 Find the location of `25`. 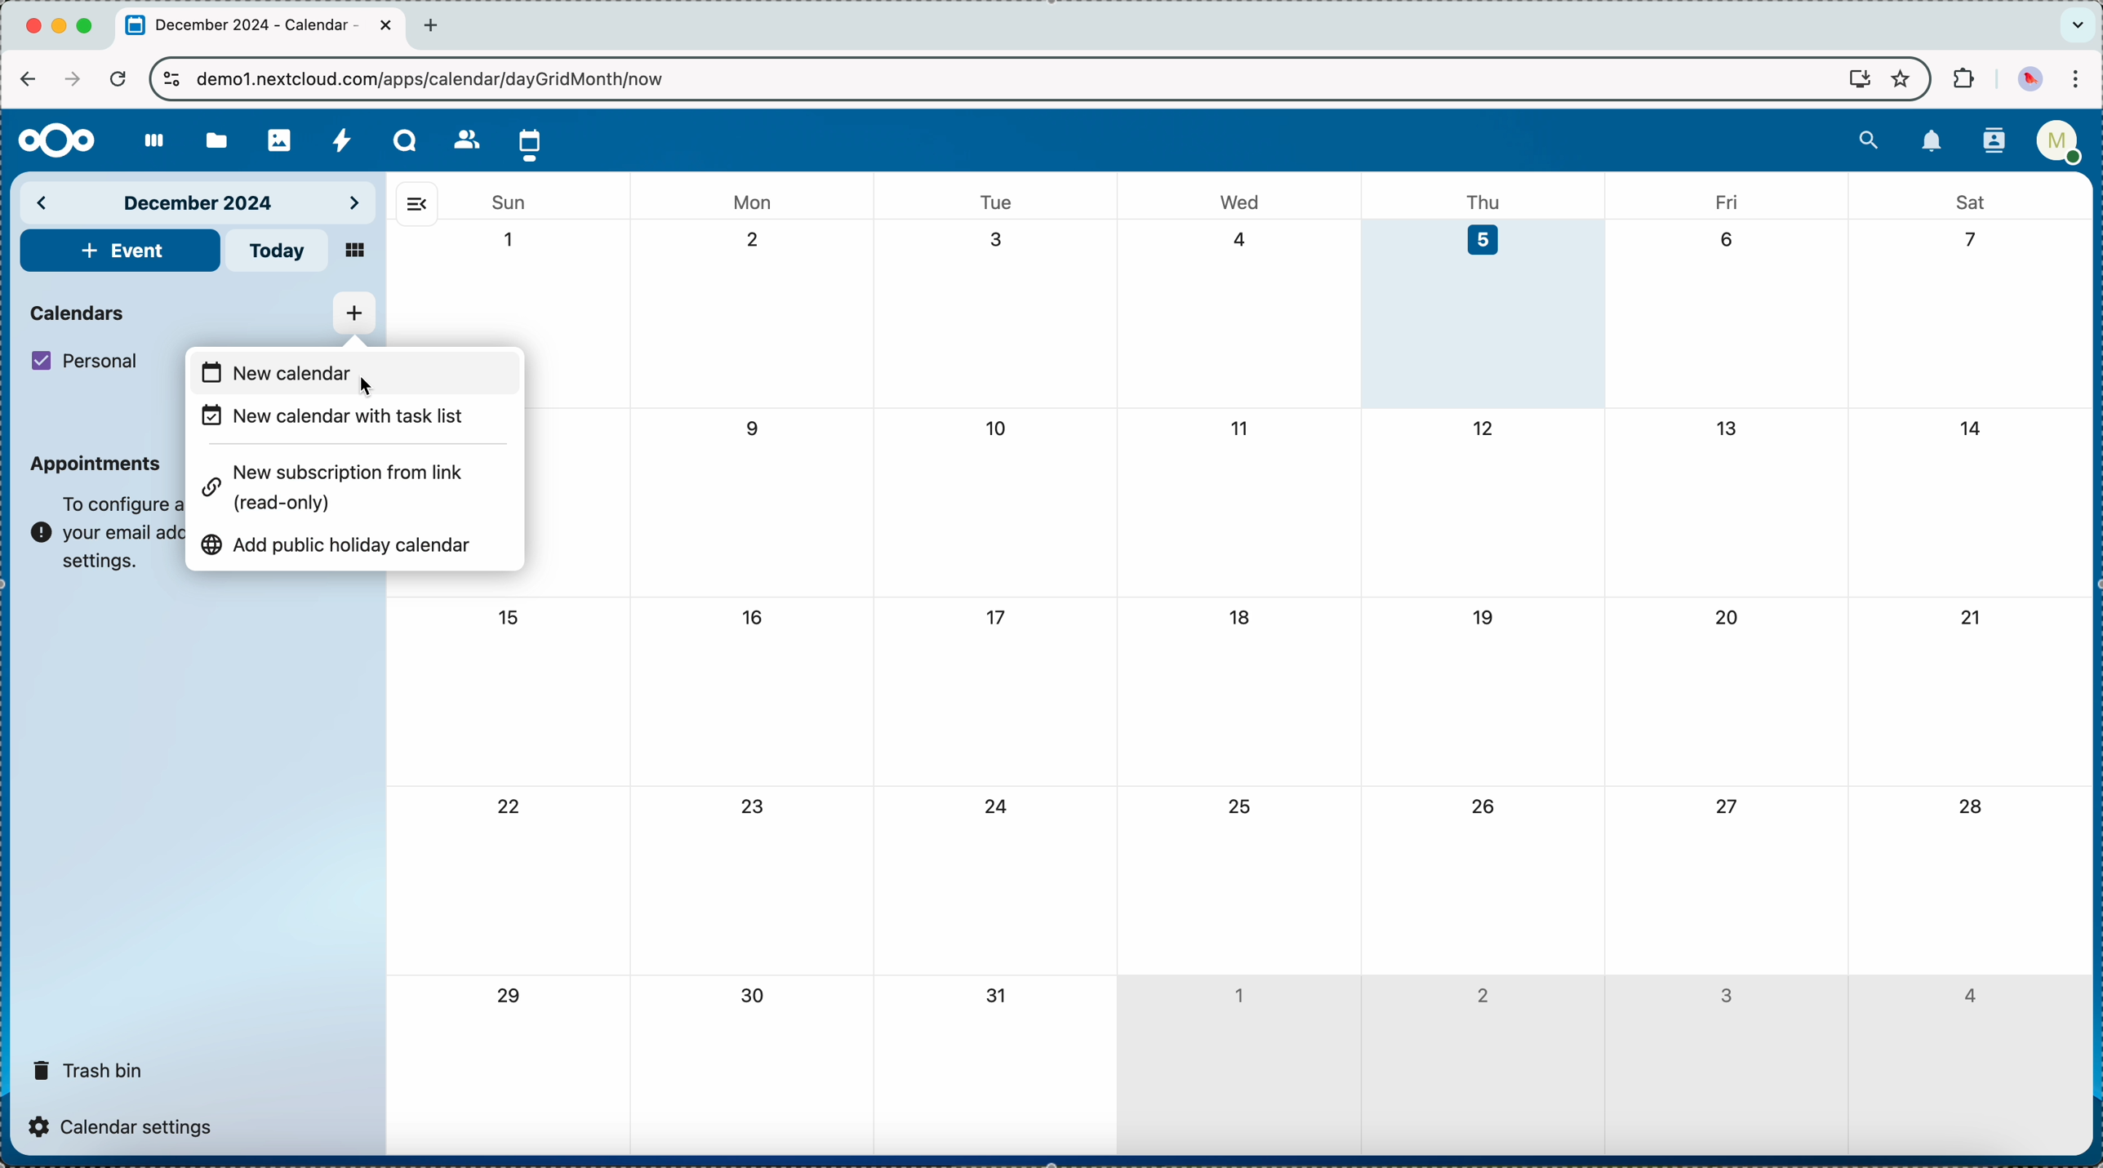

25 is located at coordinates (1237, 806).